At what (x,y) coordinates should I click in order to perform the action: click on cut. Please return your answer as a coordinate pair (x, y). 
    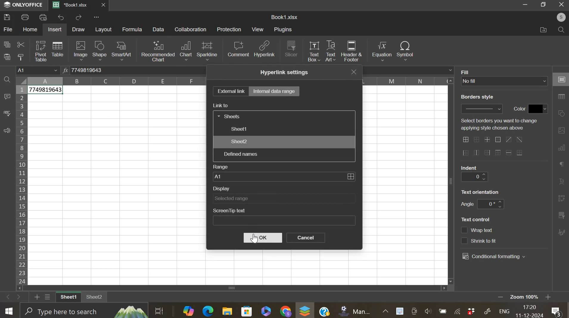
    Looking at the image, I should click on (21, 45).